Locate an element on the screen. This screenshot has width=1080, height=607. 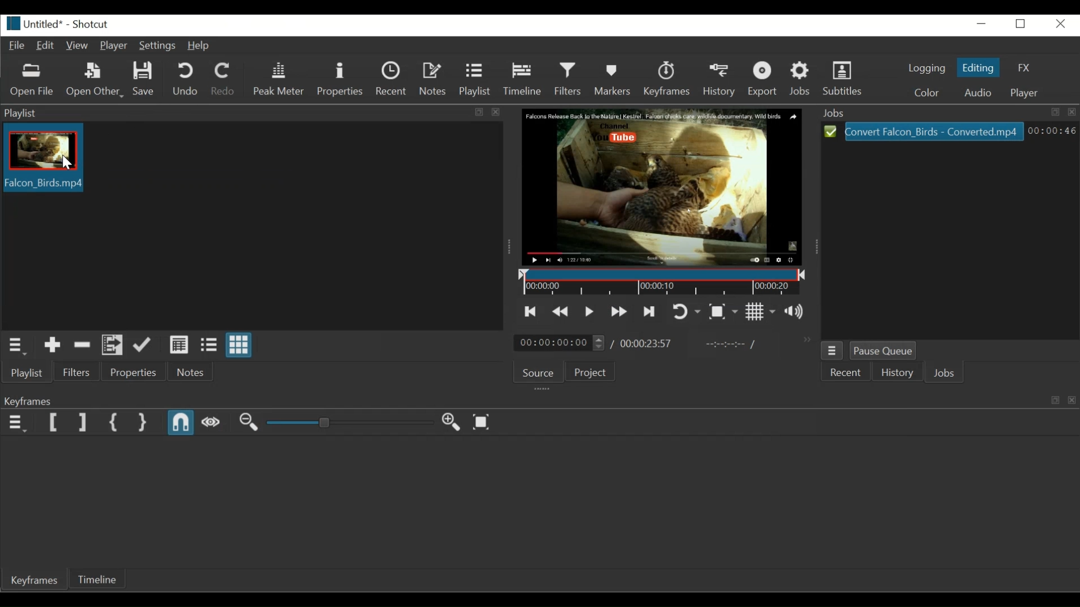
View is located at coordinates (77, 44).